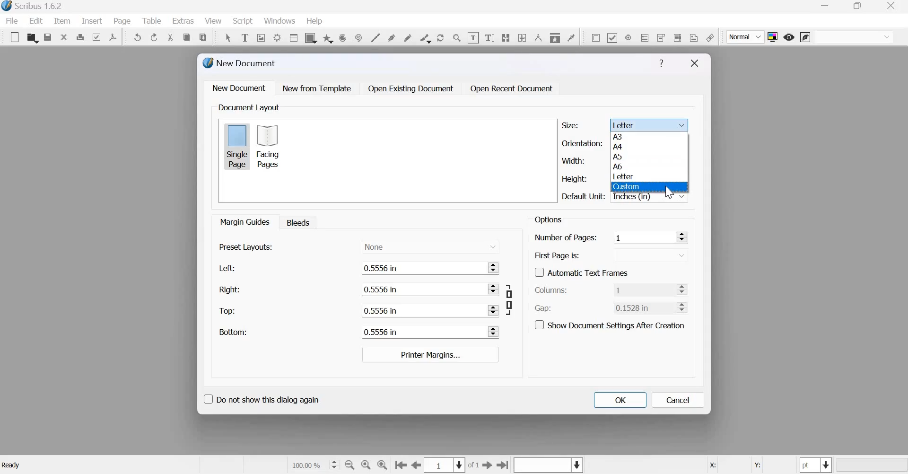 This screenshot has height=474, width=908. I want to click on rotate item, so click(440, 37).